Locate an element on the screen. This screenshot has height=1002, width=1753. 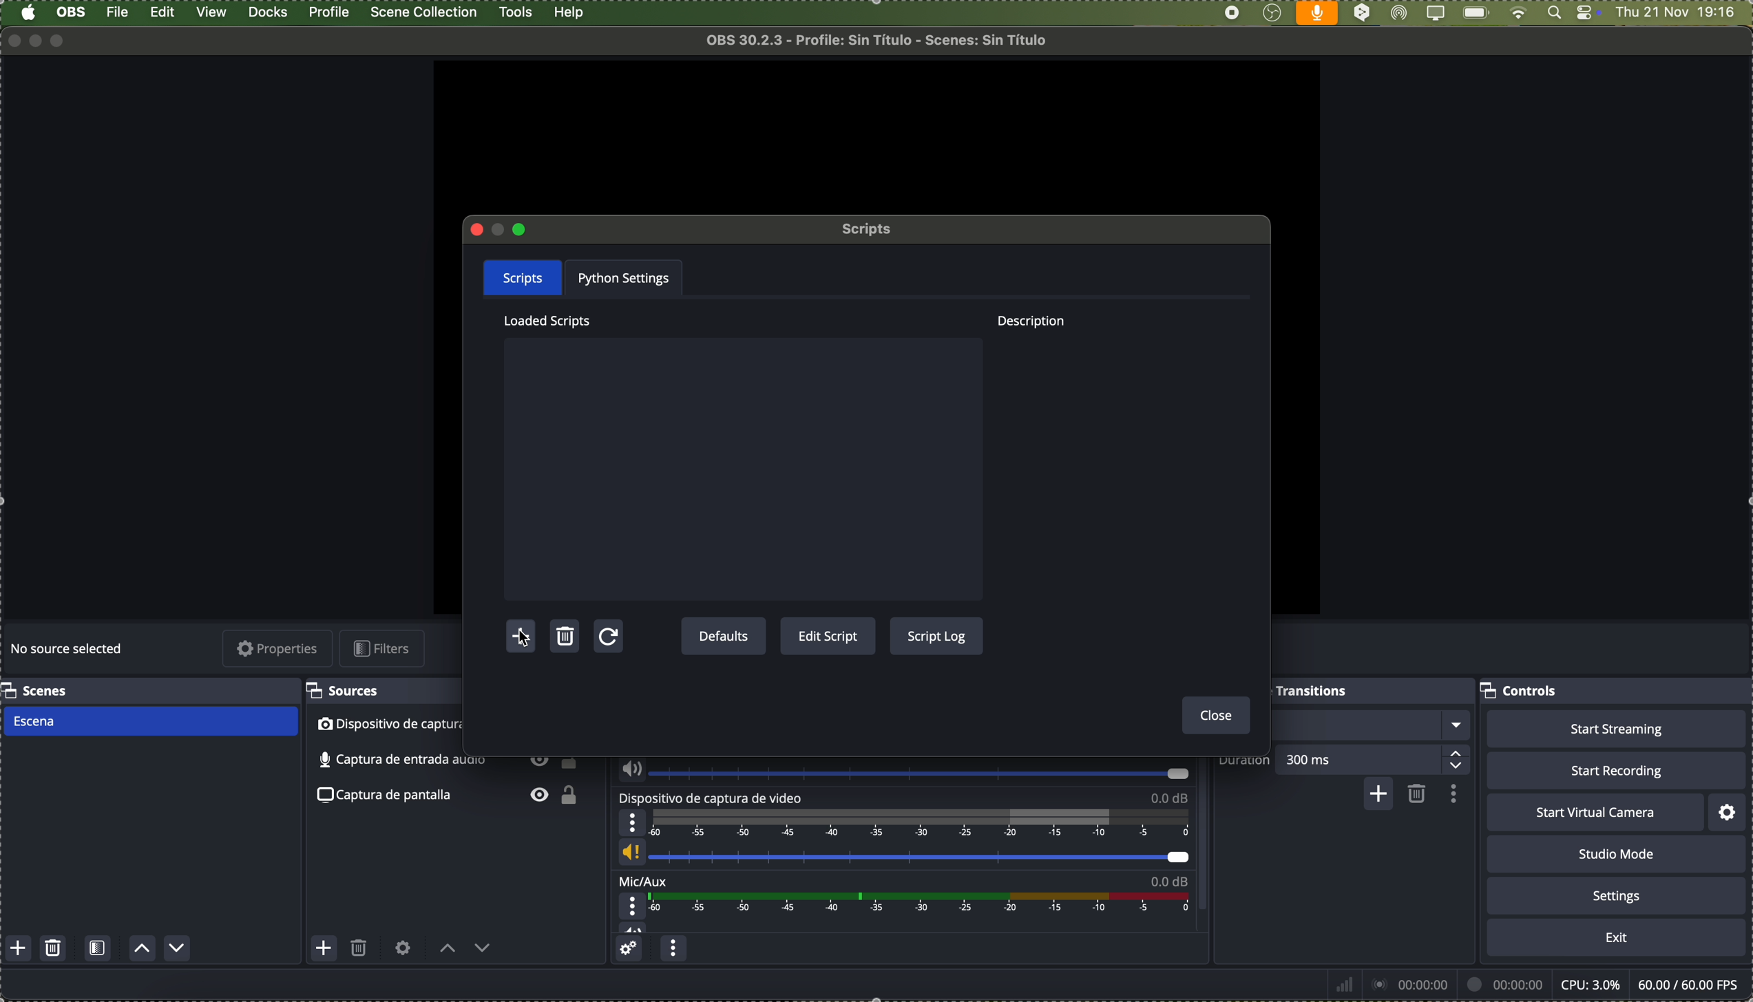
filters is located at coordinates (386, 648).